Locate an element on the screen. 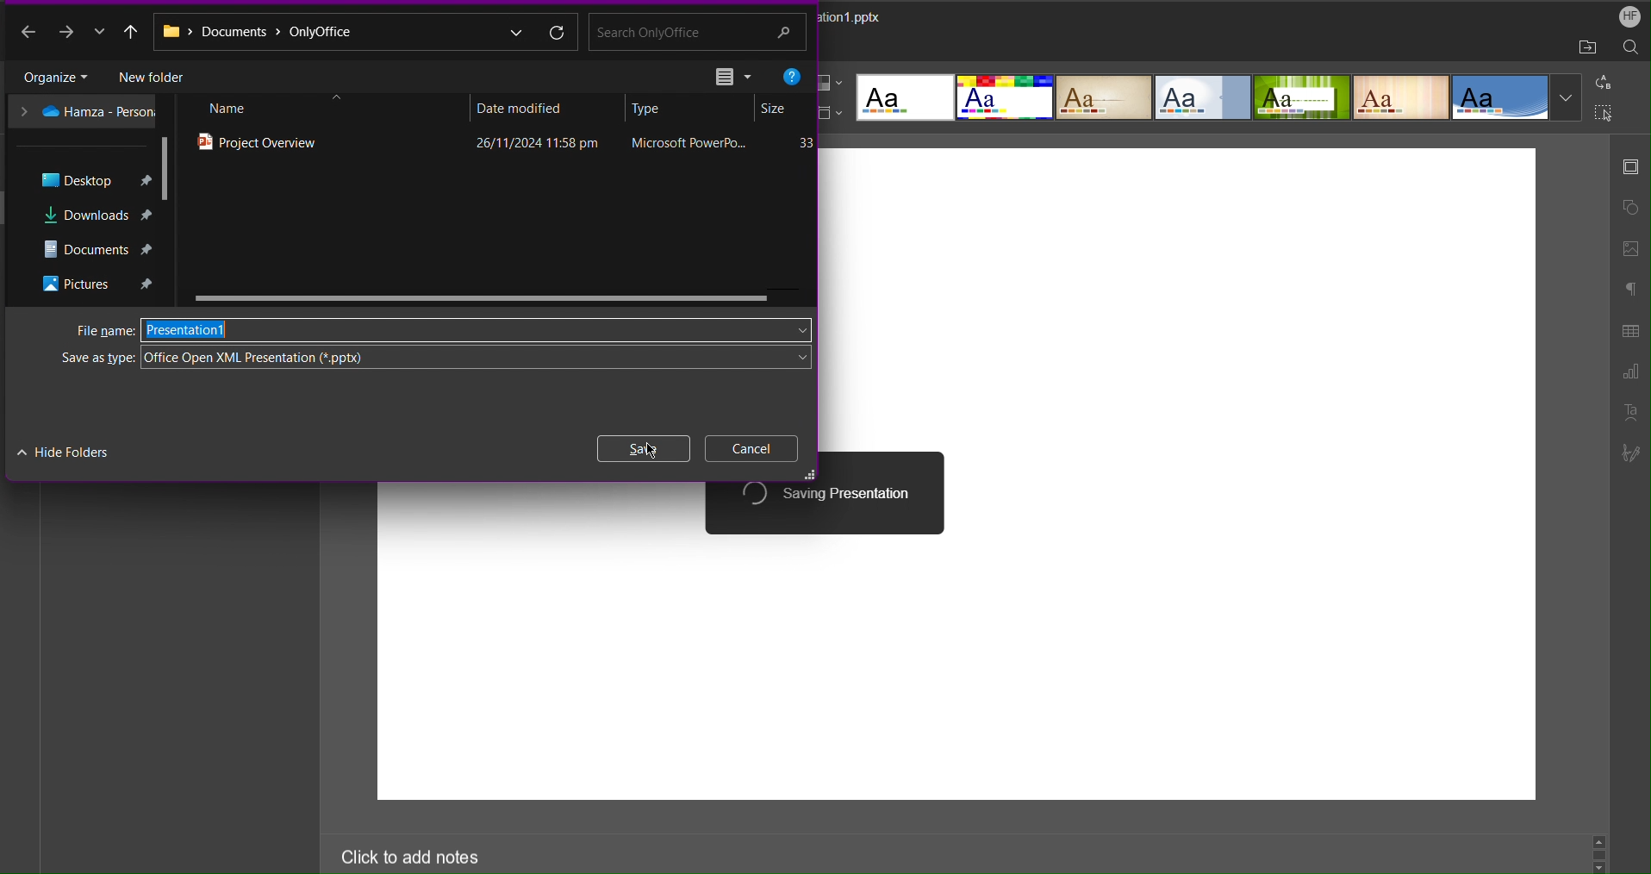 This screenshot has height=874, width=1651. Date modified is located at coordinates (520, 108).